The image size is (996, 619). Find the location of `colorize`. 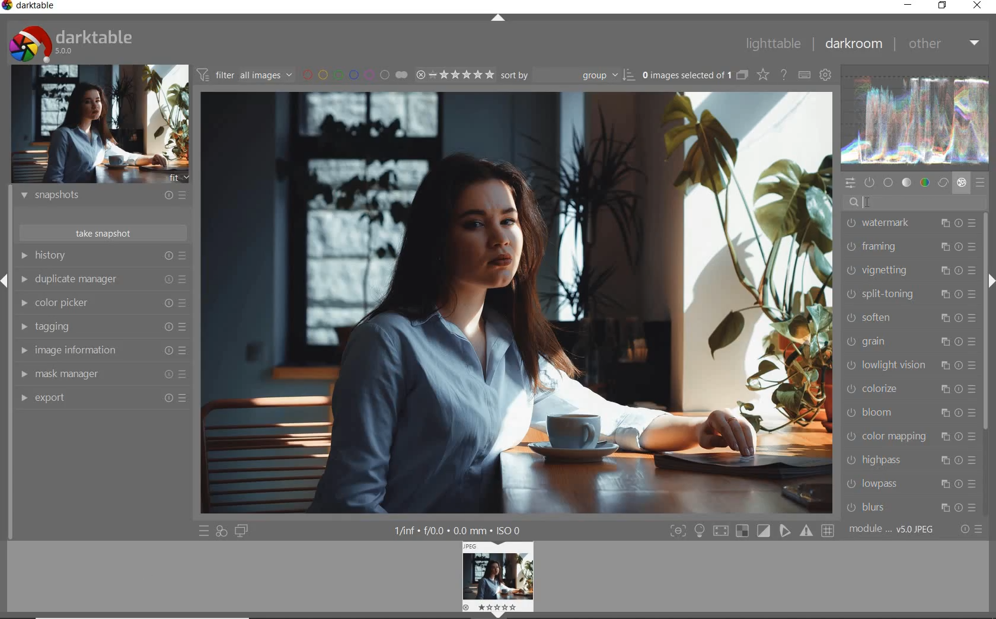

colorize is located at coordinates (911, 388).